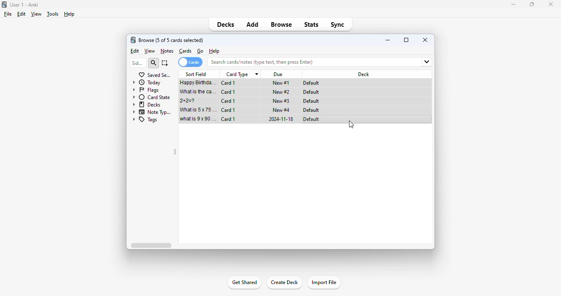 Image resolution: width=561 pixels, height=296 pixels. Describe the element at coordinates (228, 92) in the screenshot. I see `card 1` at that location.